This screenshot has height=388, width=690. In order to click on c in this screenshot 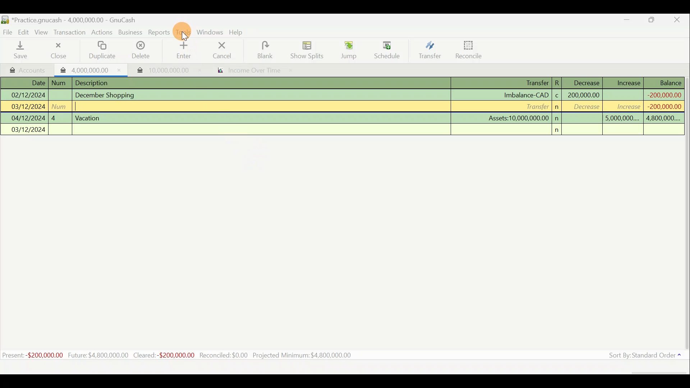, I will do `click(557, 96)`.